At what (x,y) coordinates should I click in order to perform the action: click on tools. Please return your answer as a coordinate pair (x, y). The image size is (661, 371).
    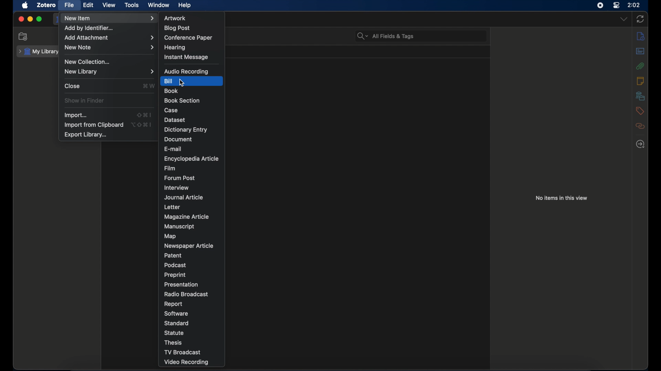
    Looking at the image, I should click on (132, 4).